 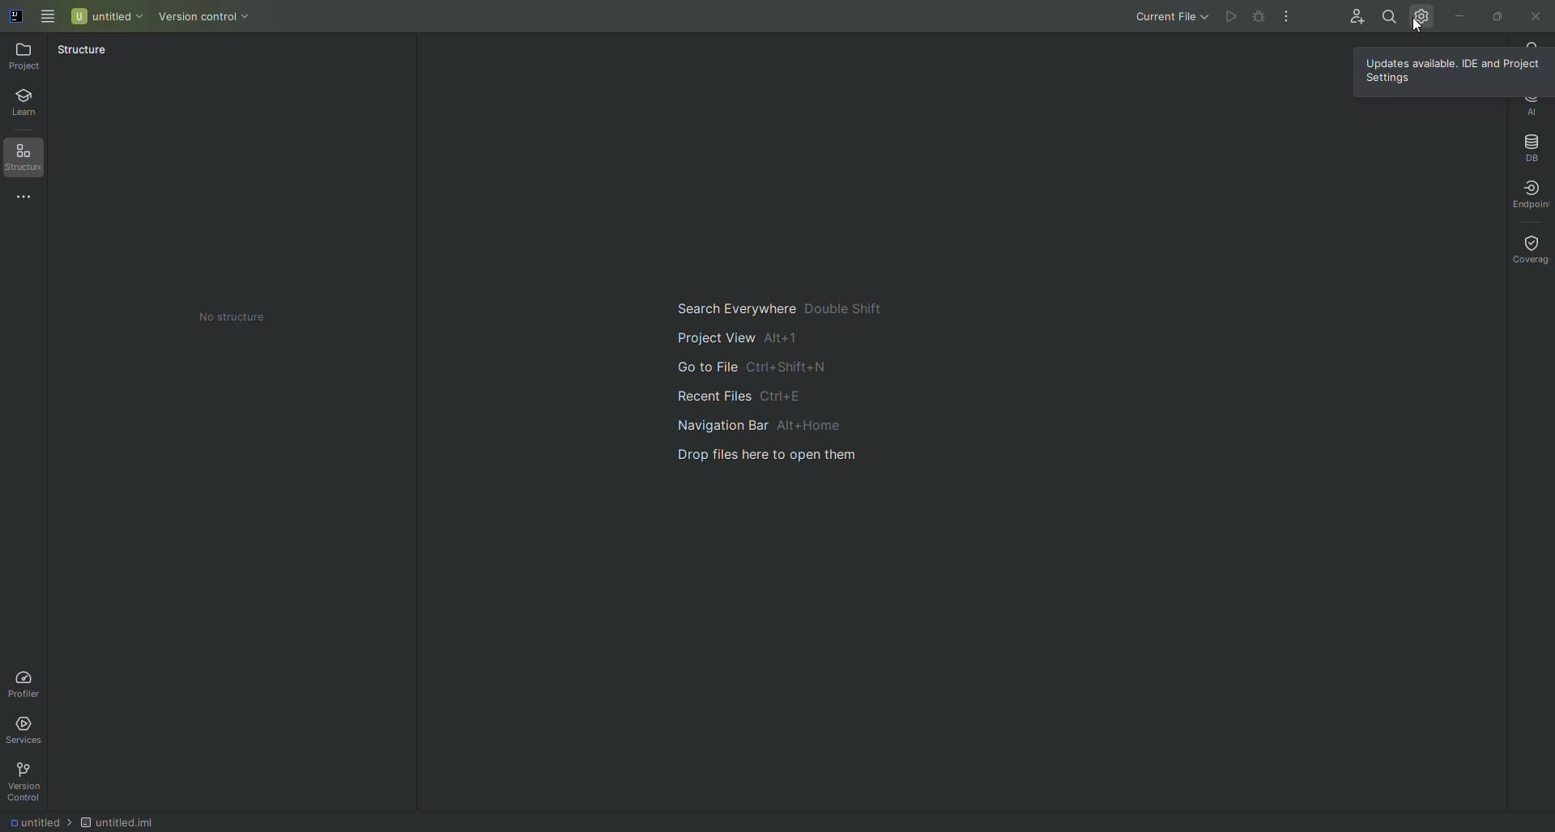 What do you see at coordinates (777, 455) in the screenshot?
I see `File upload` at bounding box center [777, 455].